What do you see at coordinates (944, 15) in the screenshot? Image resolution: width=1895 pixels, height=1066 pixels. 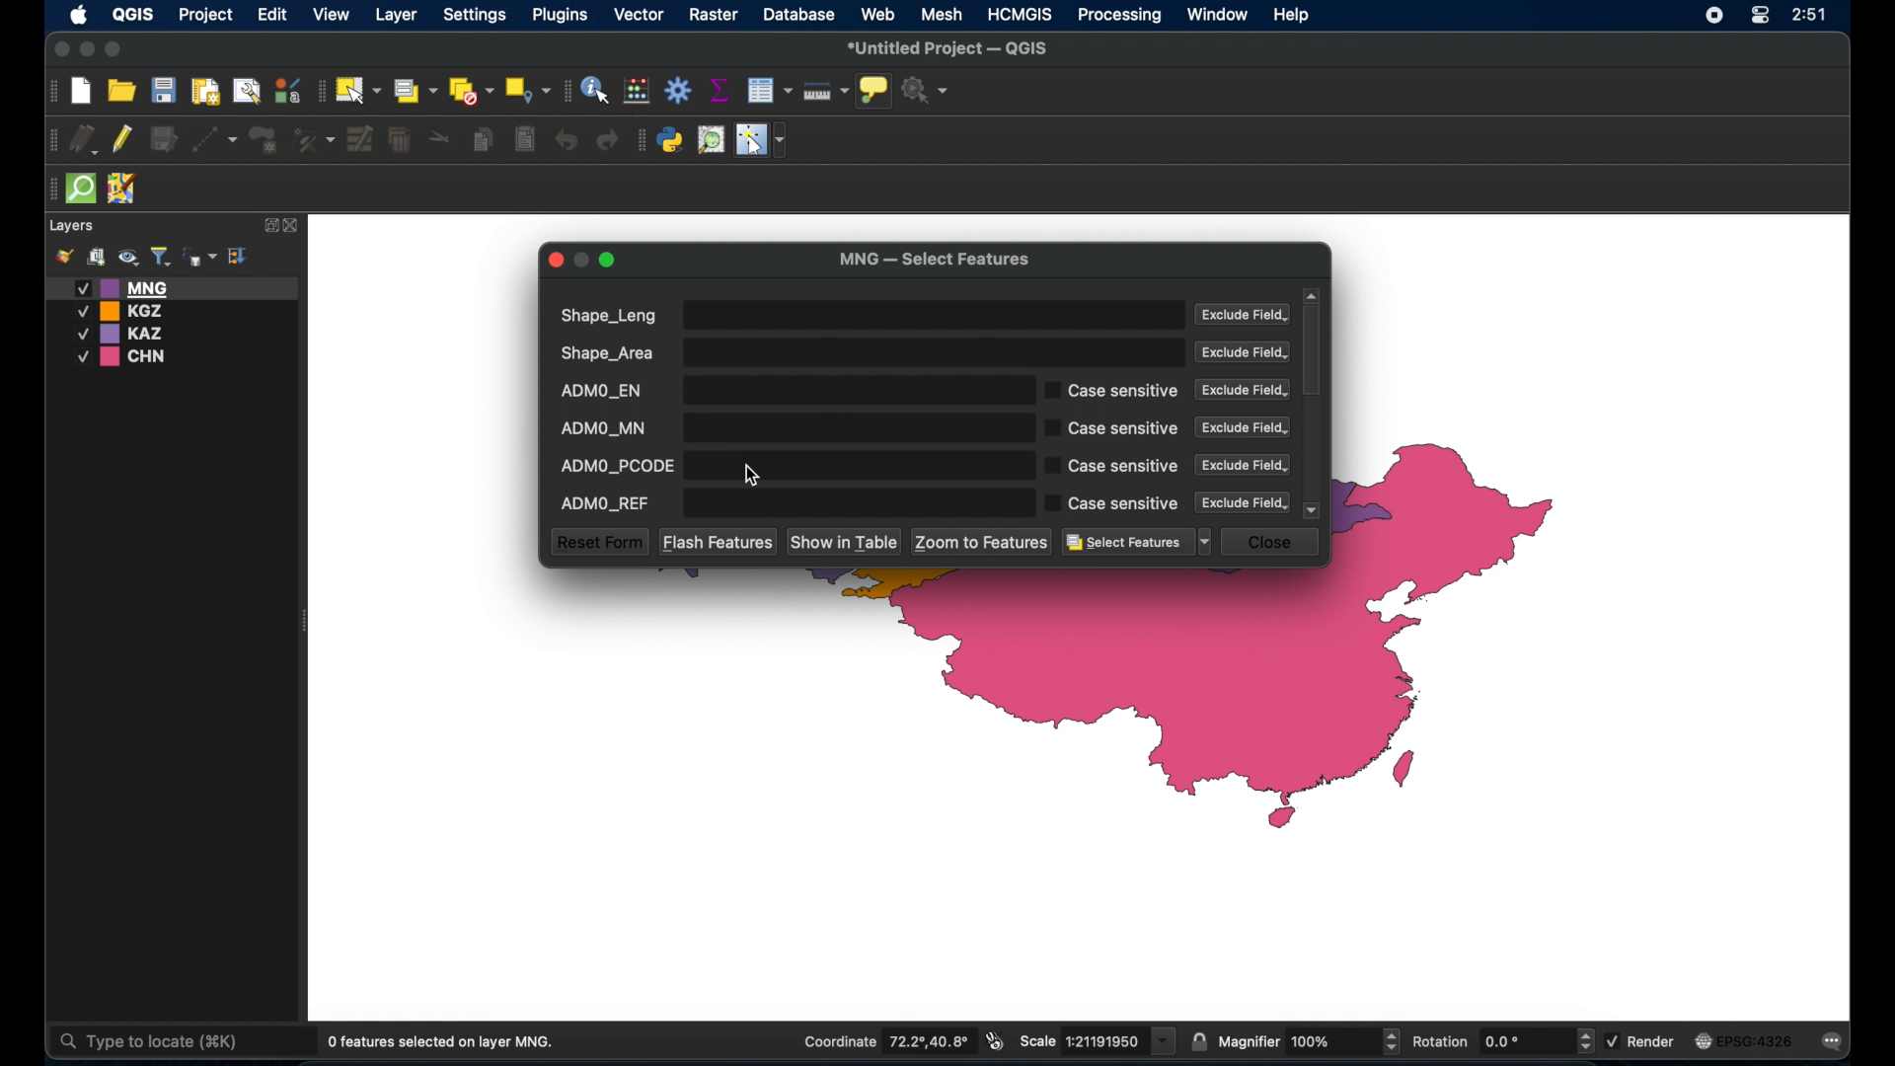 I see `mesh` at bounding box center [944, 15].